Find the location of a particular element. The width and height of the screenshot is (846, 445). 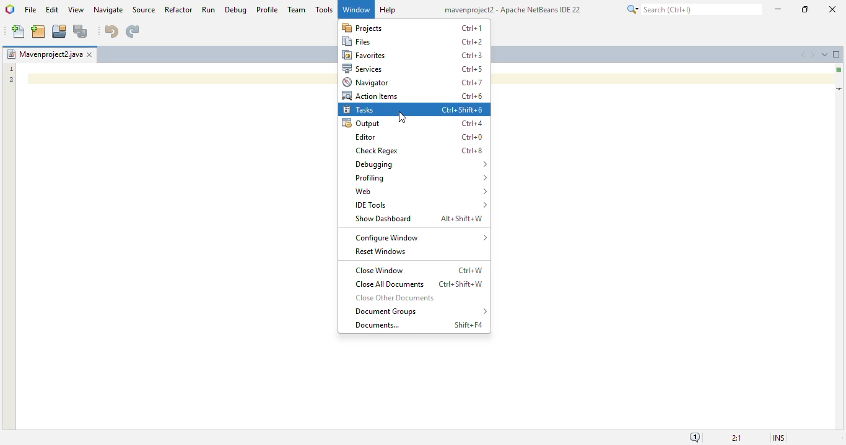

undo is located at coordinates (112, 32).